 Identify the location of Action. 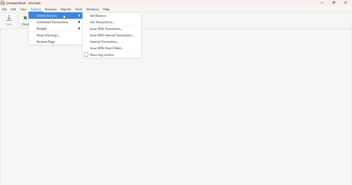
(37, 9).